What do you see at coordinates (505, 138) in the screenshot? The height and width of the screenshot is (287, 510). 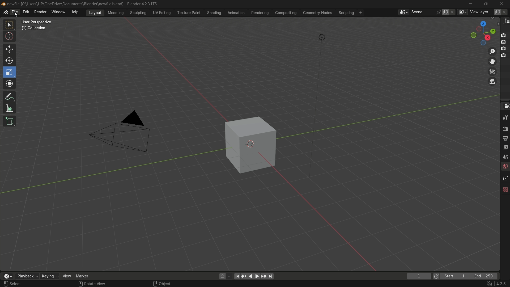 I see `output` at bounding box center [505, 138].